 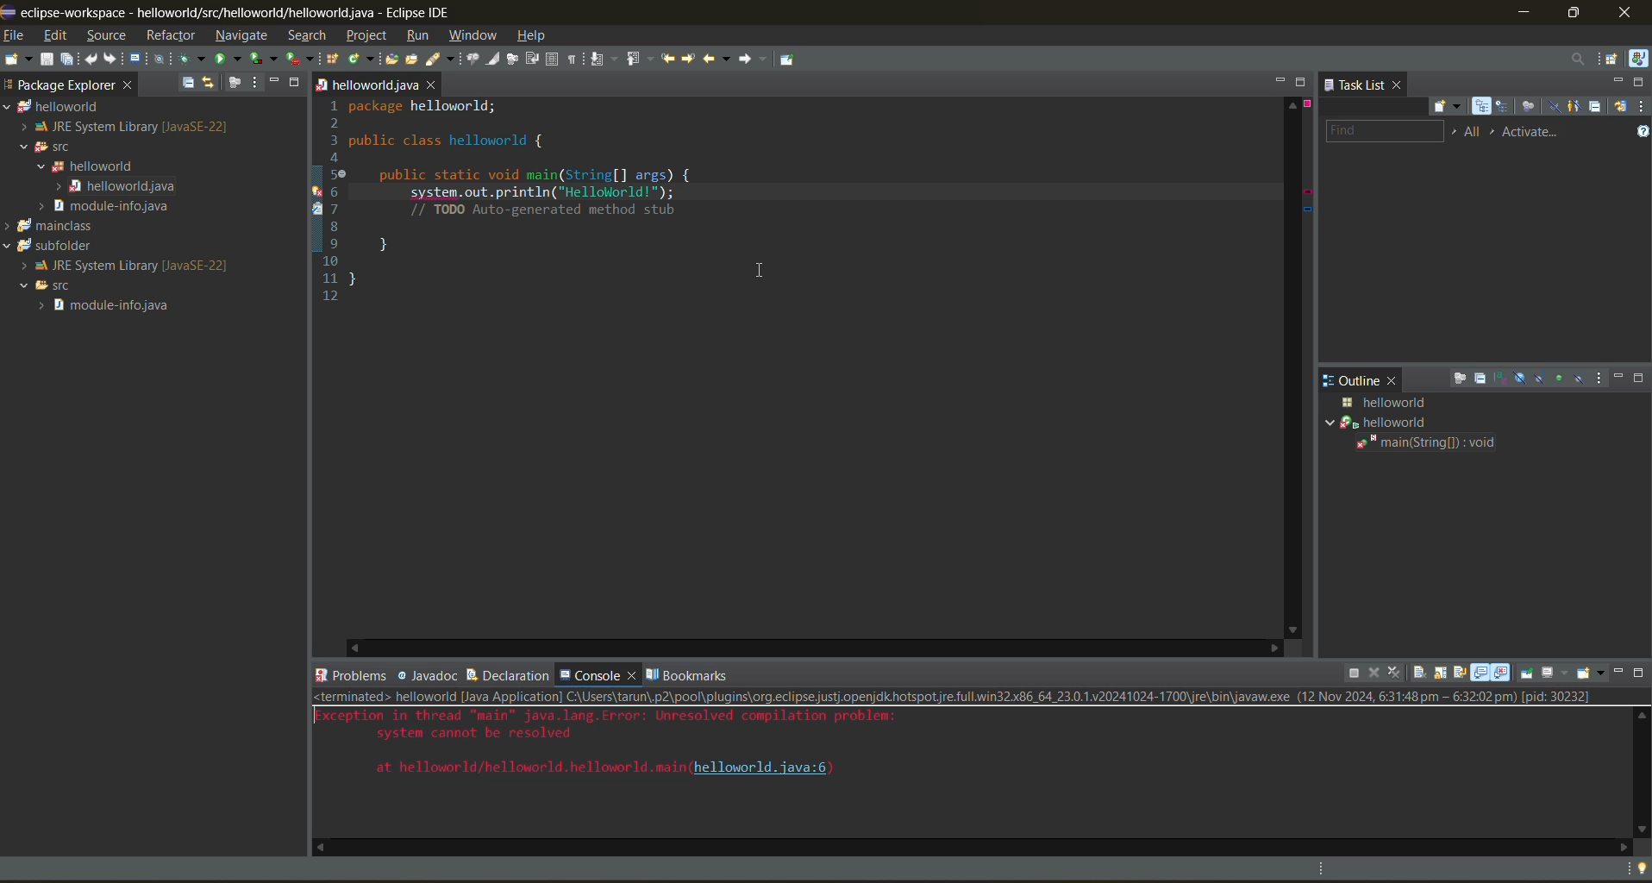 I want to click on outline, so click(x=1355, y=380).